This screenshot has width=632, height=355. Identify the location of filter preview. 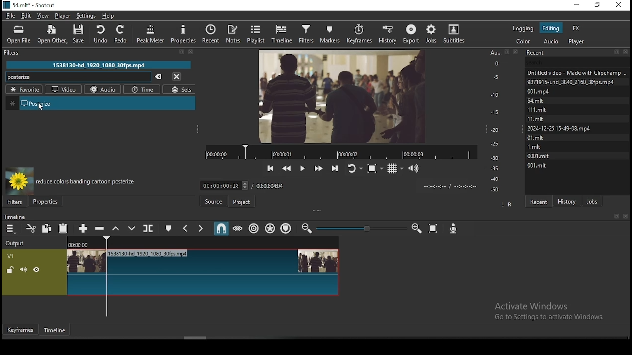
(19, 180).